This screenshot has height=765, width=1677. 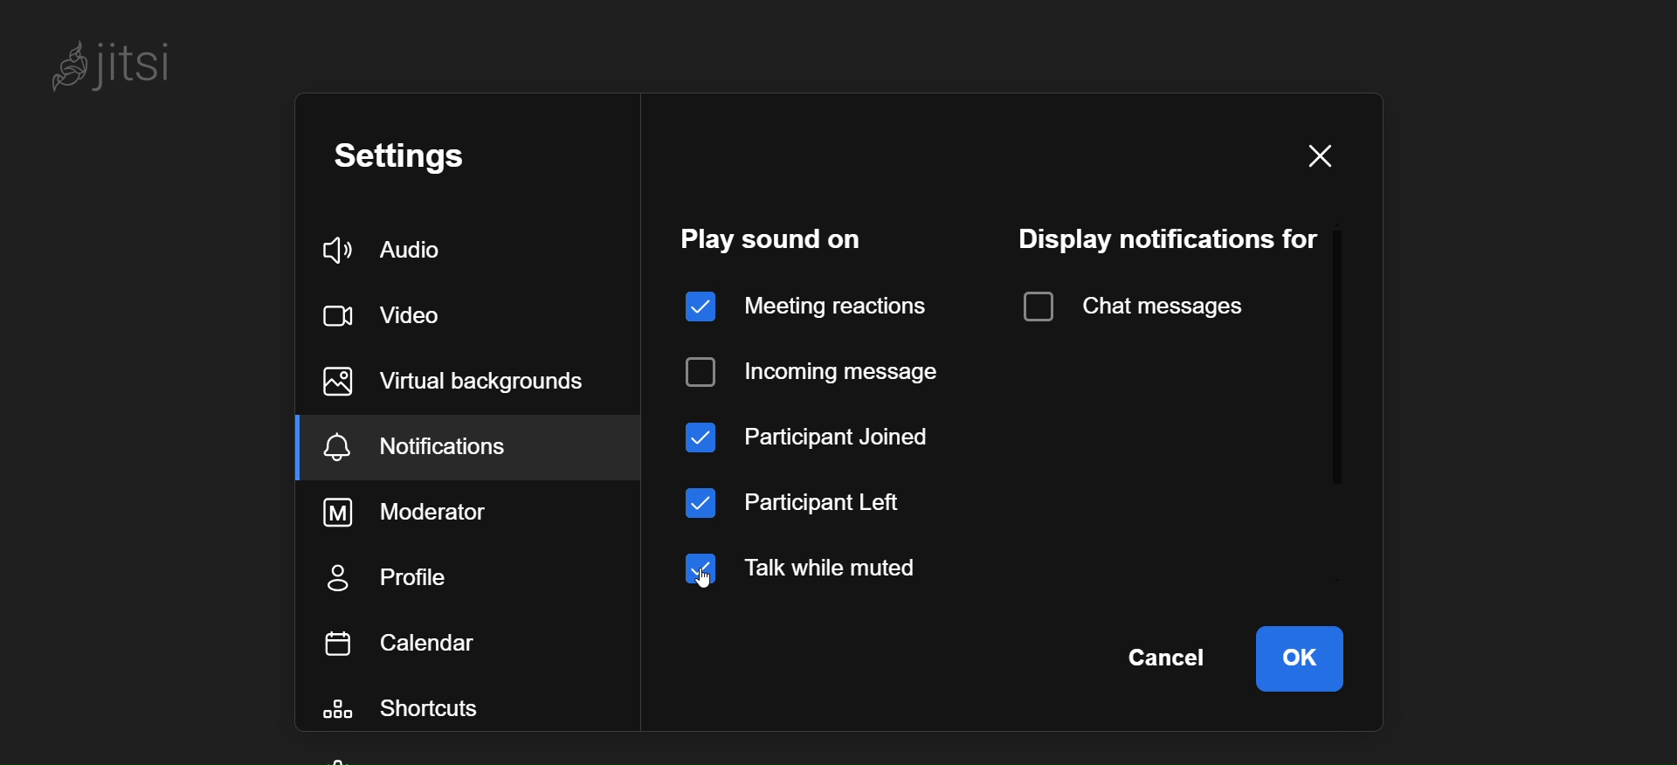 I want to click on virtual background, so click(x=456, y=384).